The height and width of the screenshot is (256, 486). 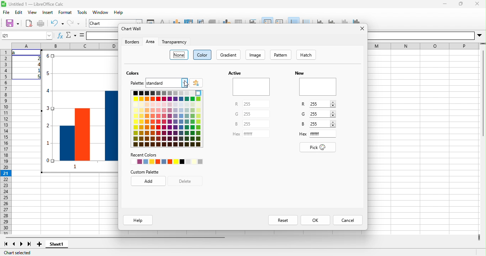 What do you see at coordinates (6, 12) in the screenshot?
I see `file` at bounding box center [6, 12].